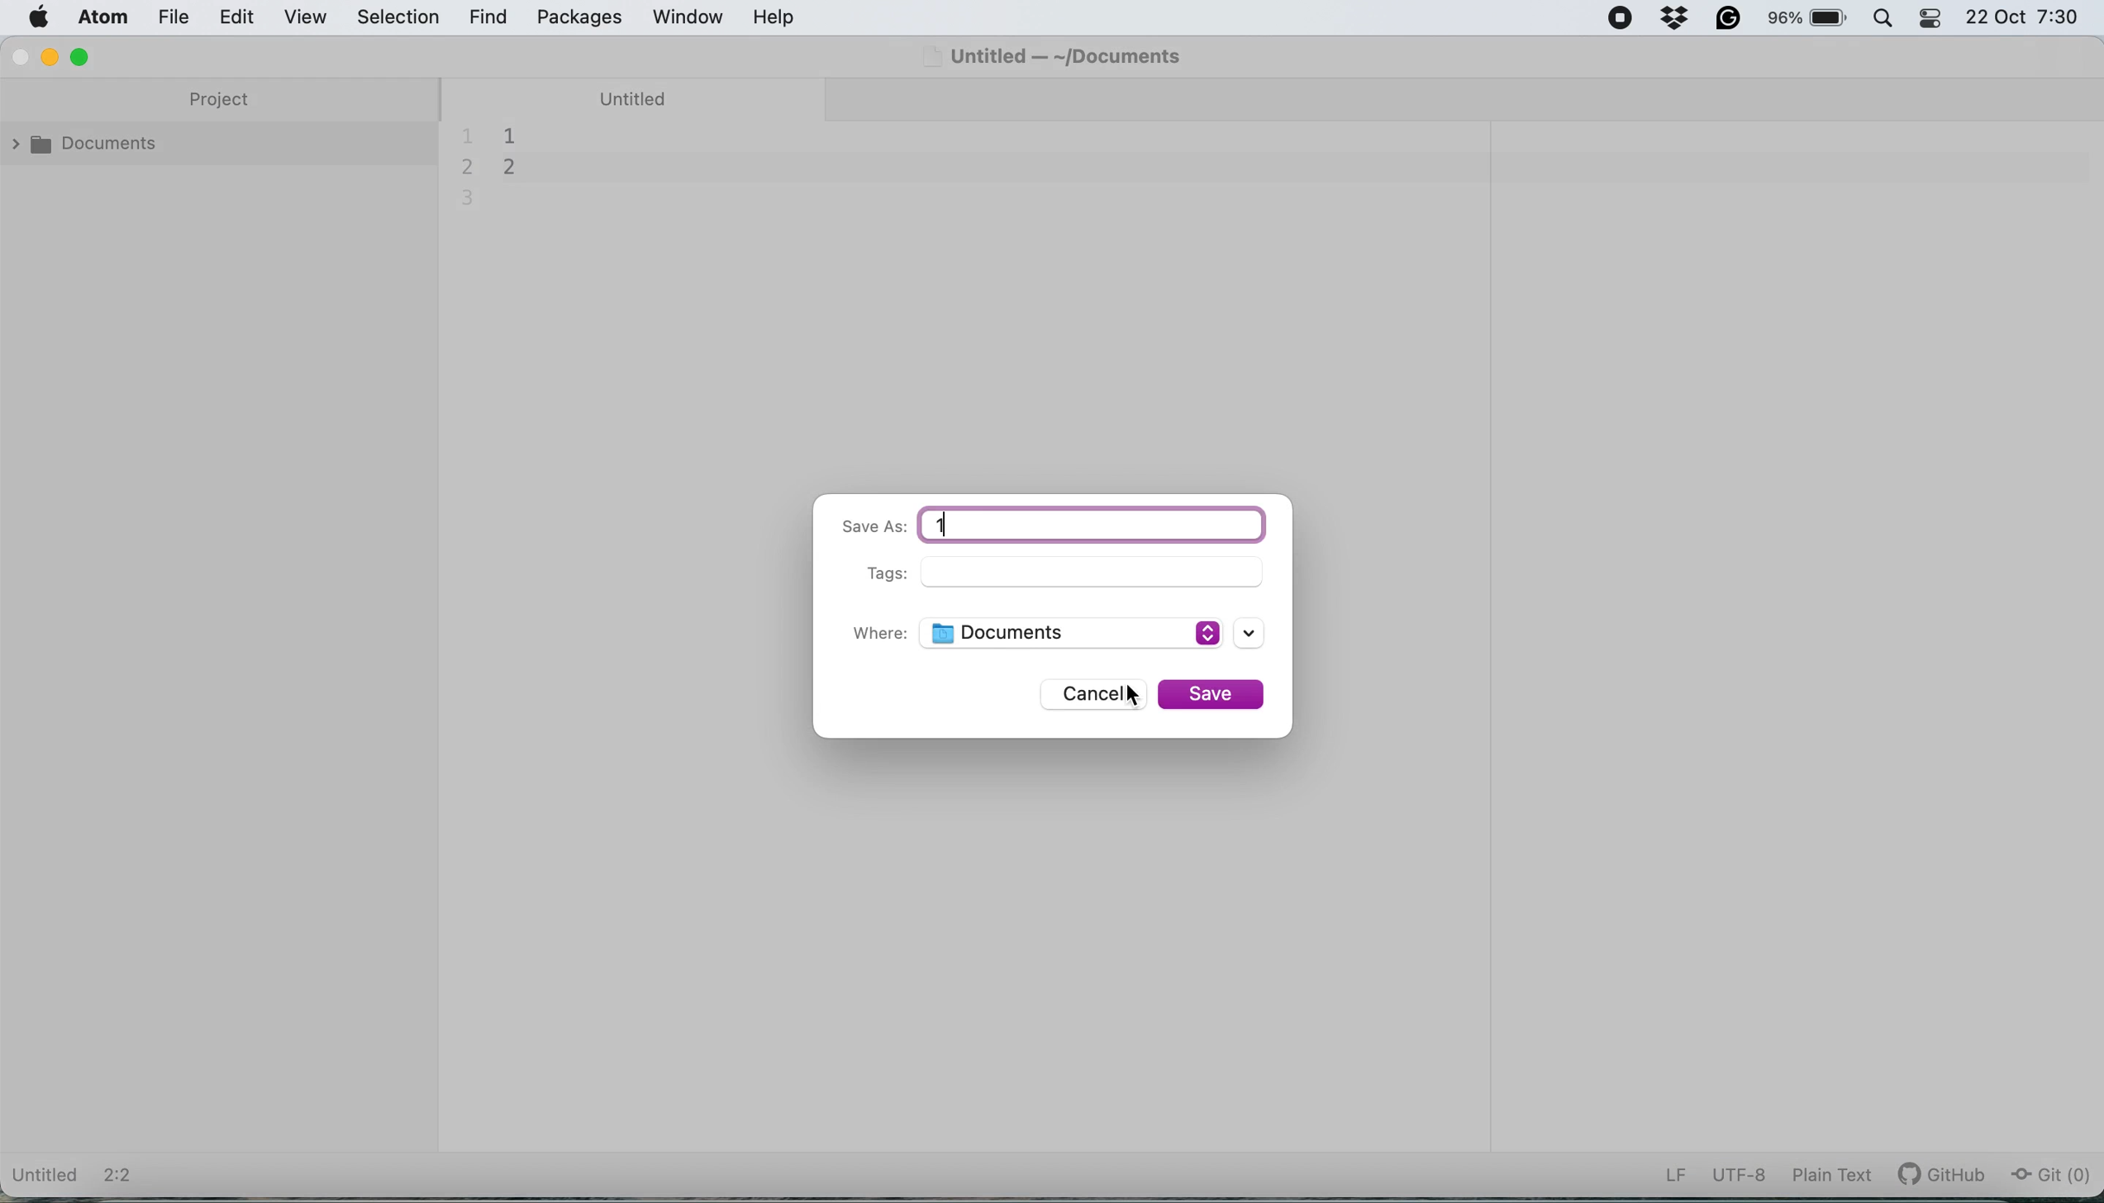 This screenshot has height=1203, width=2104. Describe the element at coordinates (245, 17) in the screenshot. I see `edit` at that location.